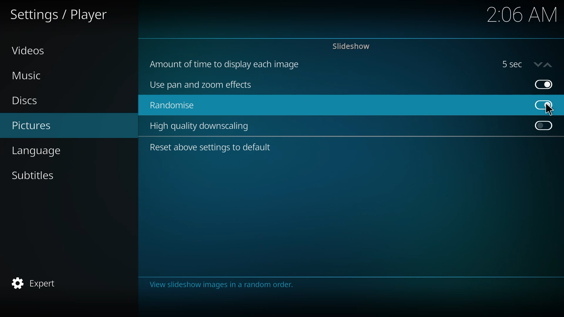  Describe the element at coordinates (27, 76) in the screenshot. I see `music` at that location.